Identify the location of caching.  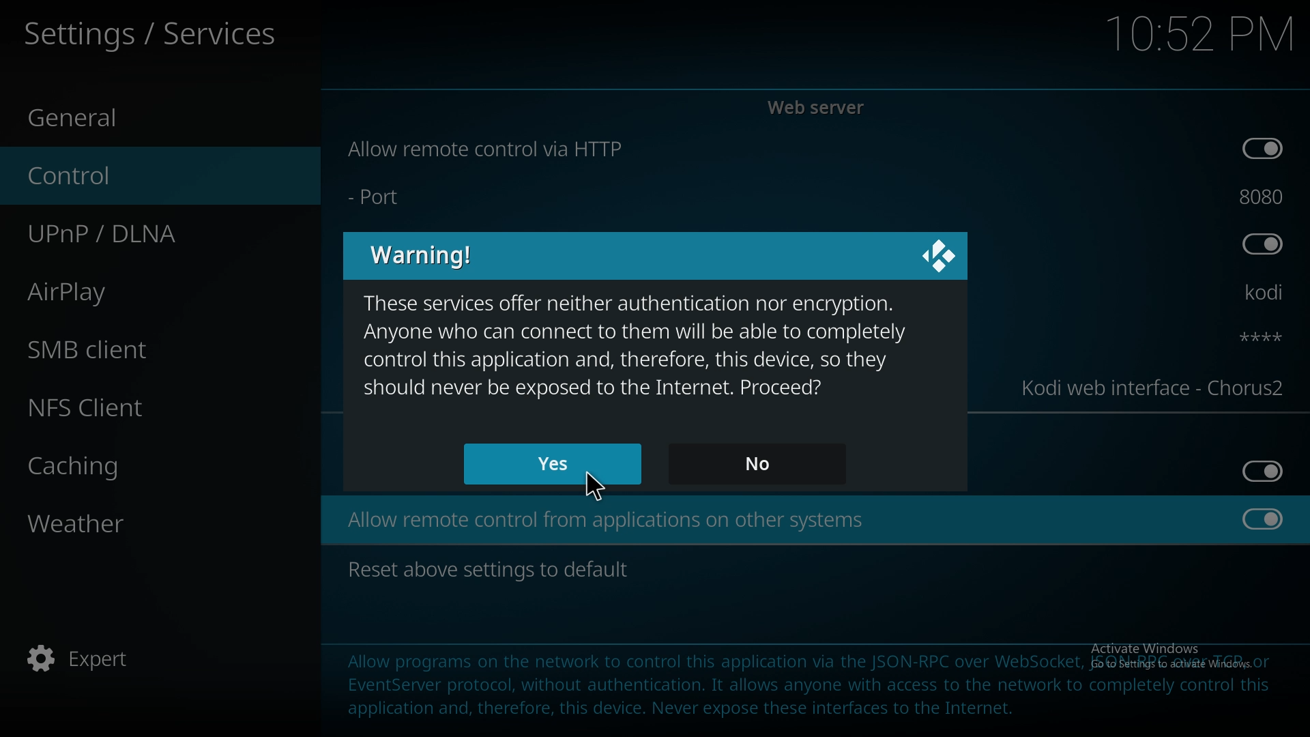
(139, 463).